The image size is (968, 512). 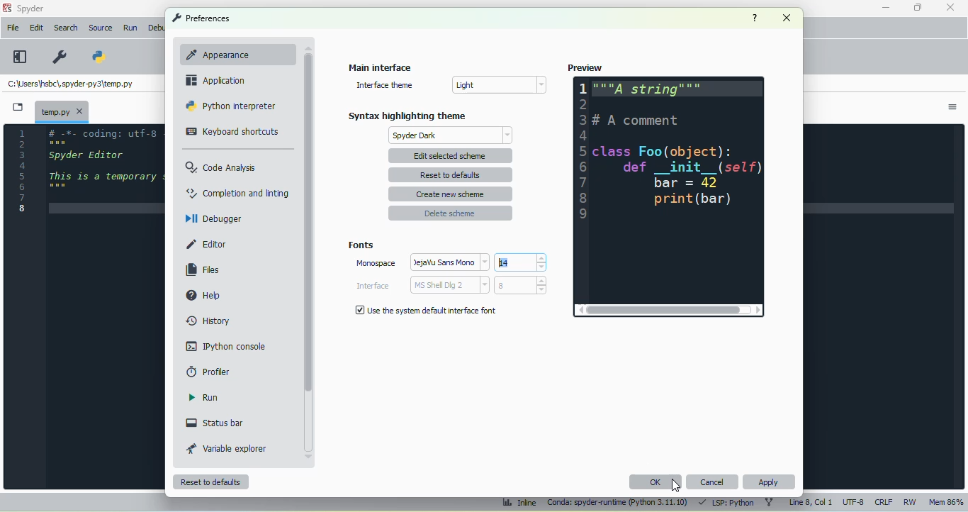 I want to click on completion and linting, so click(x=238, y=192).